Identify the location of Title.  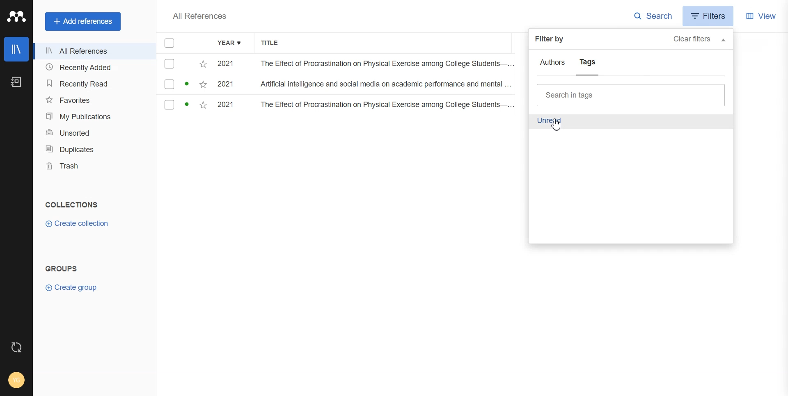
(275, 43).